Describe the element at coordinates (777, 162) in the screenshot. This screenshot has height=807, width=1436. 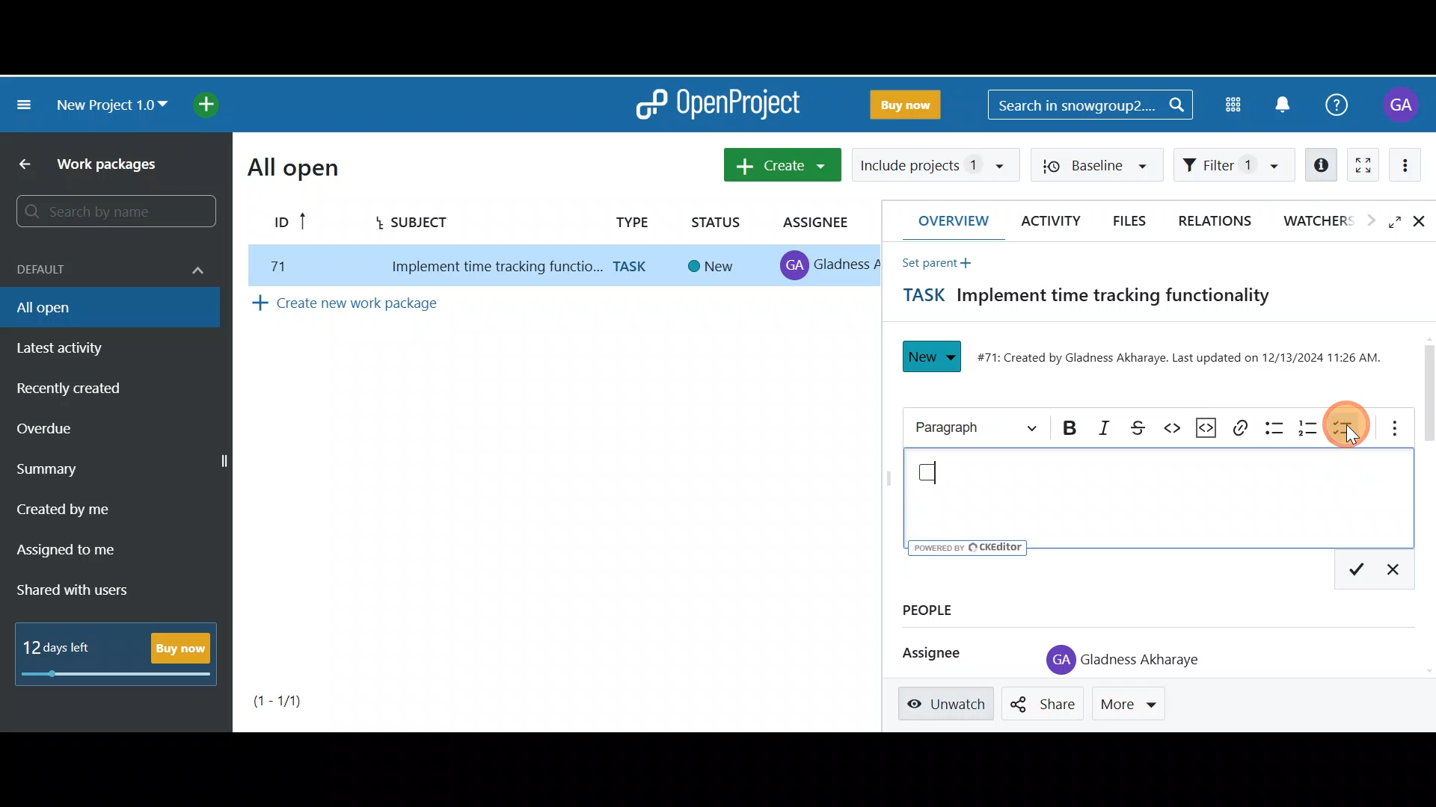
I see `Create` at that location.